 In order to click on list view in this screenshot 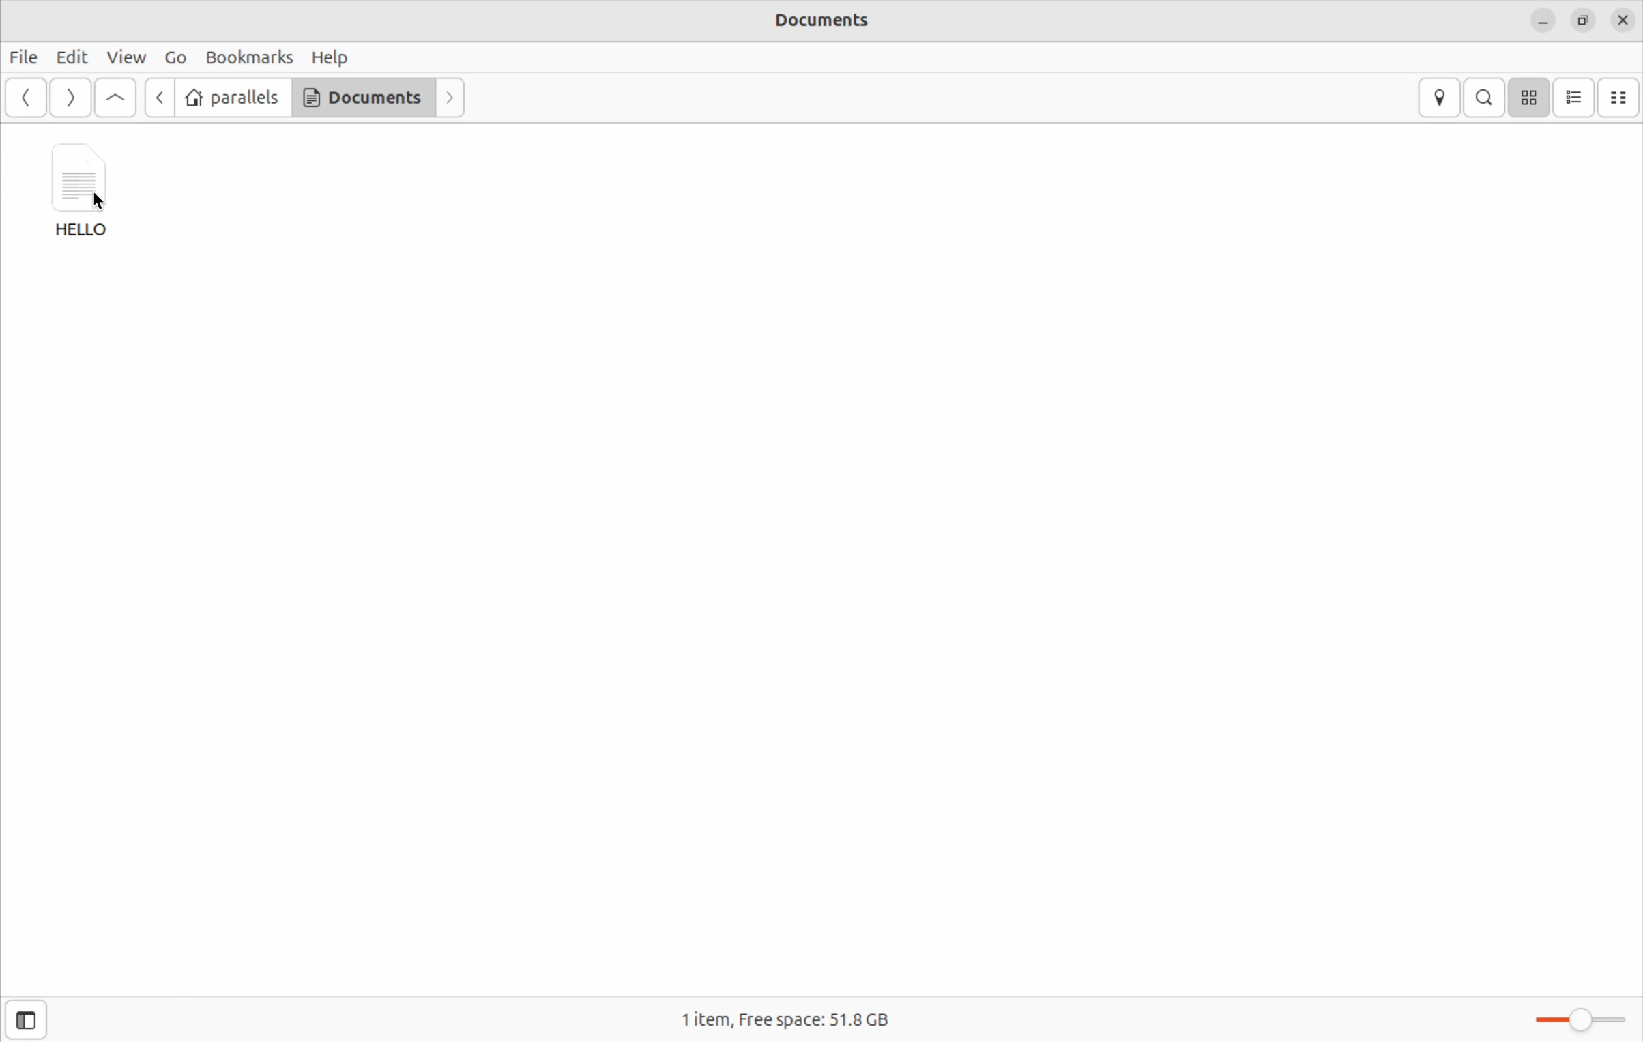, I will do `click(1577, 98)`.